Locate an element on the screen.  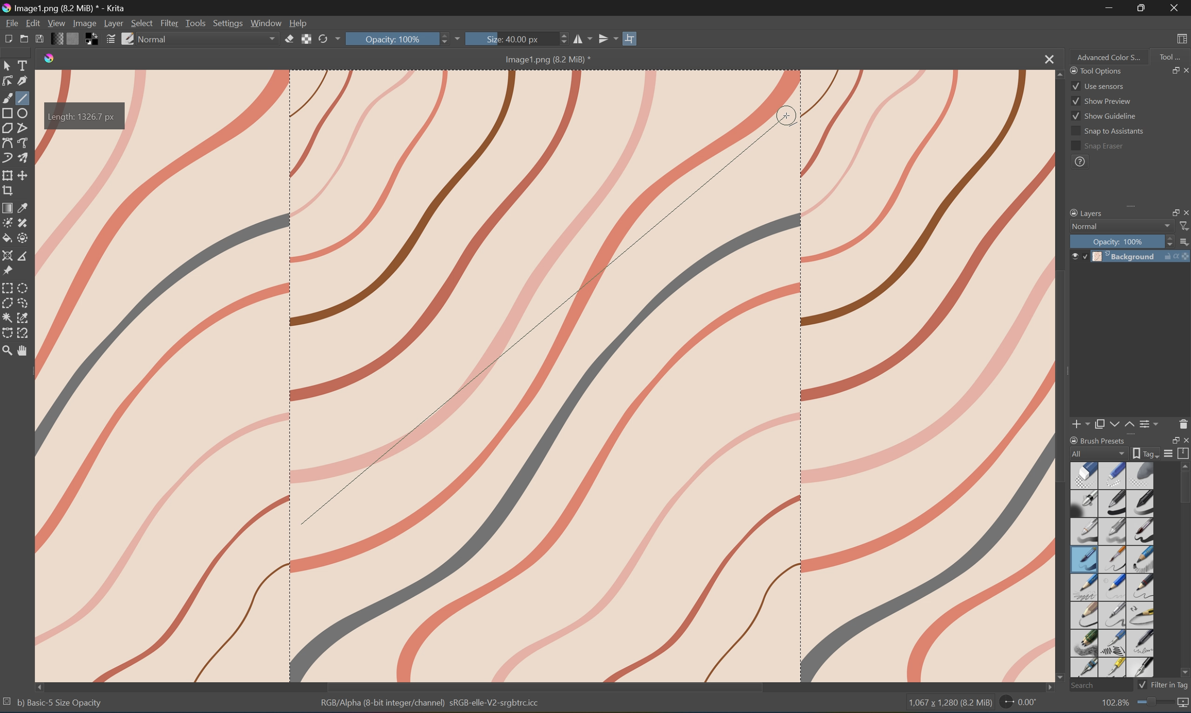
Edit brush settings is located at coordinates (109, 41).